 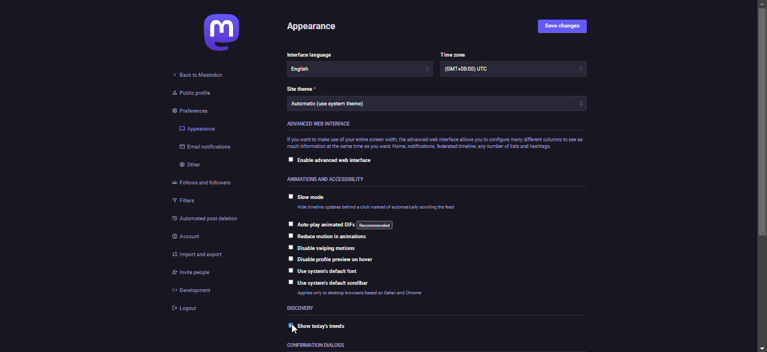 I want to click on mastodon, so click(x=218, y=33).